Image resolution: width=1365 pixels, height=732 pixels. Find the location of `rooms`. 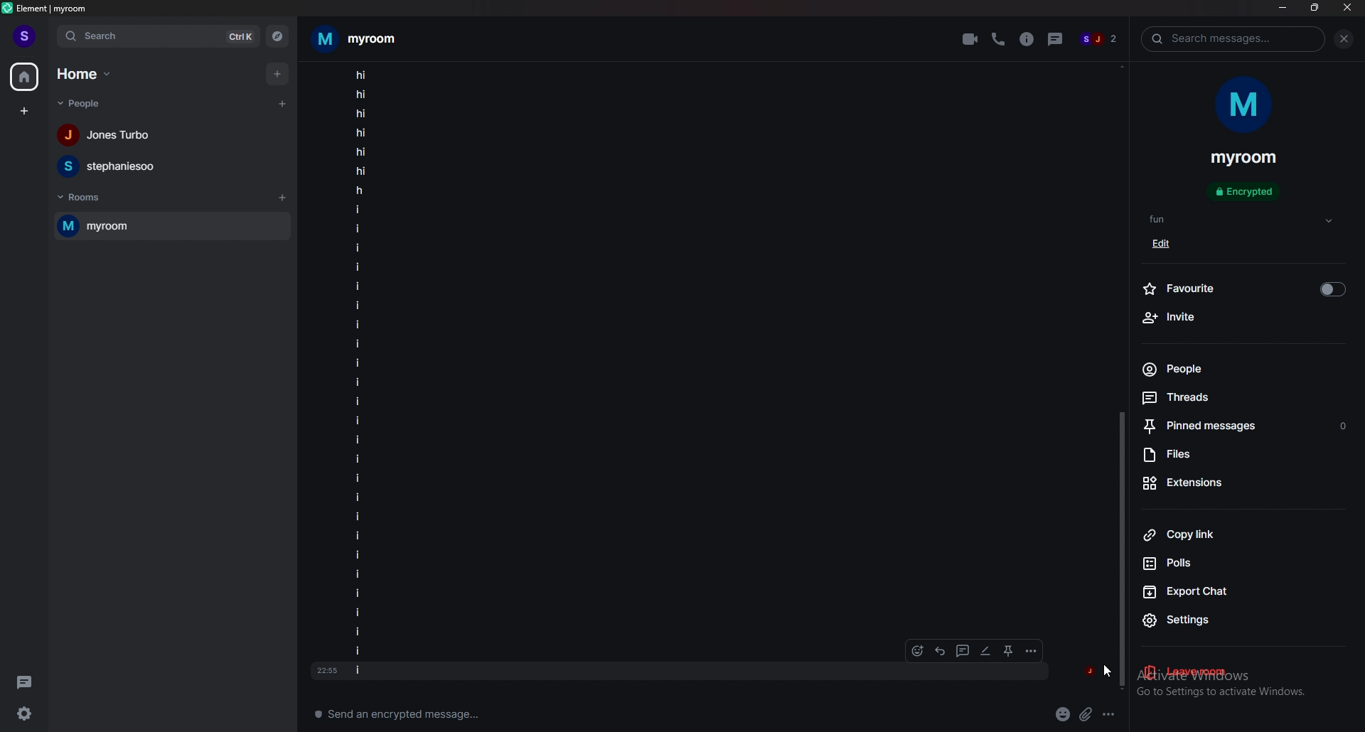

rooms is located at coordinates (83, 198).